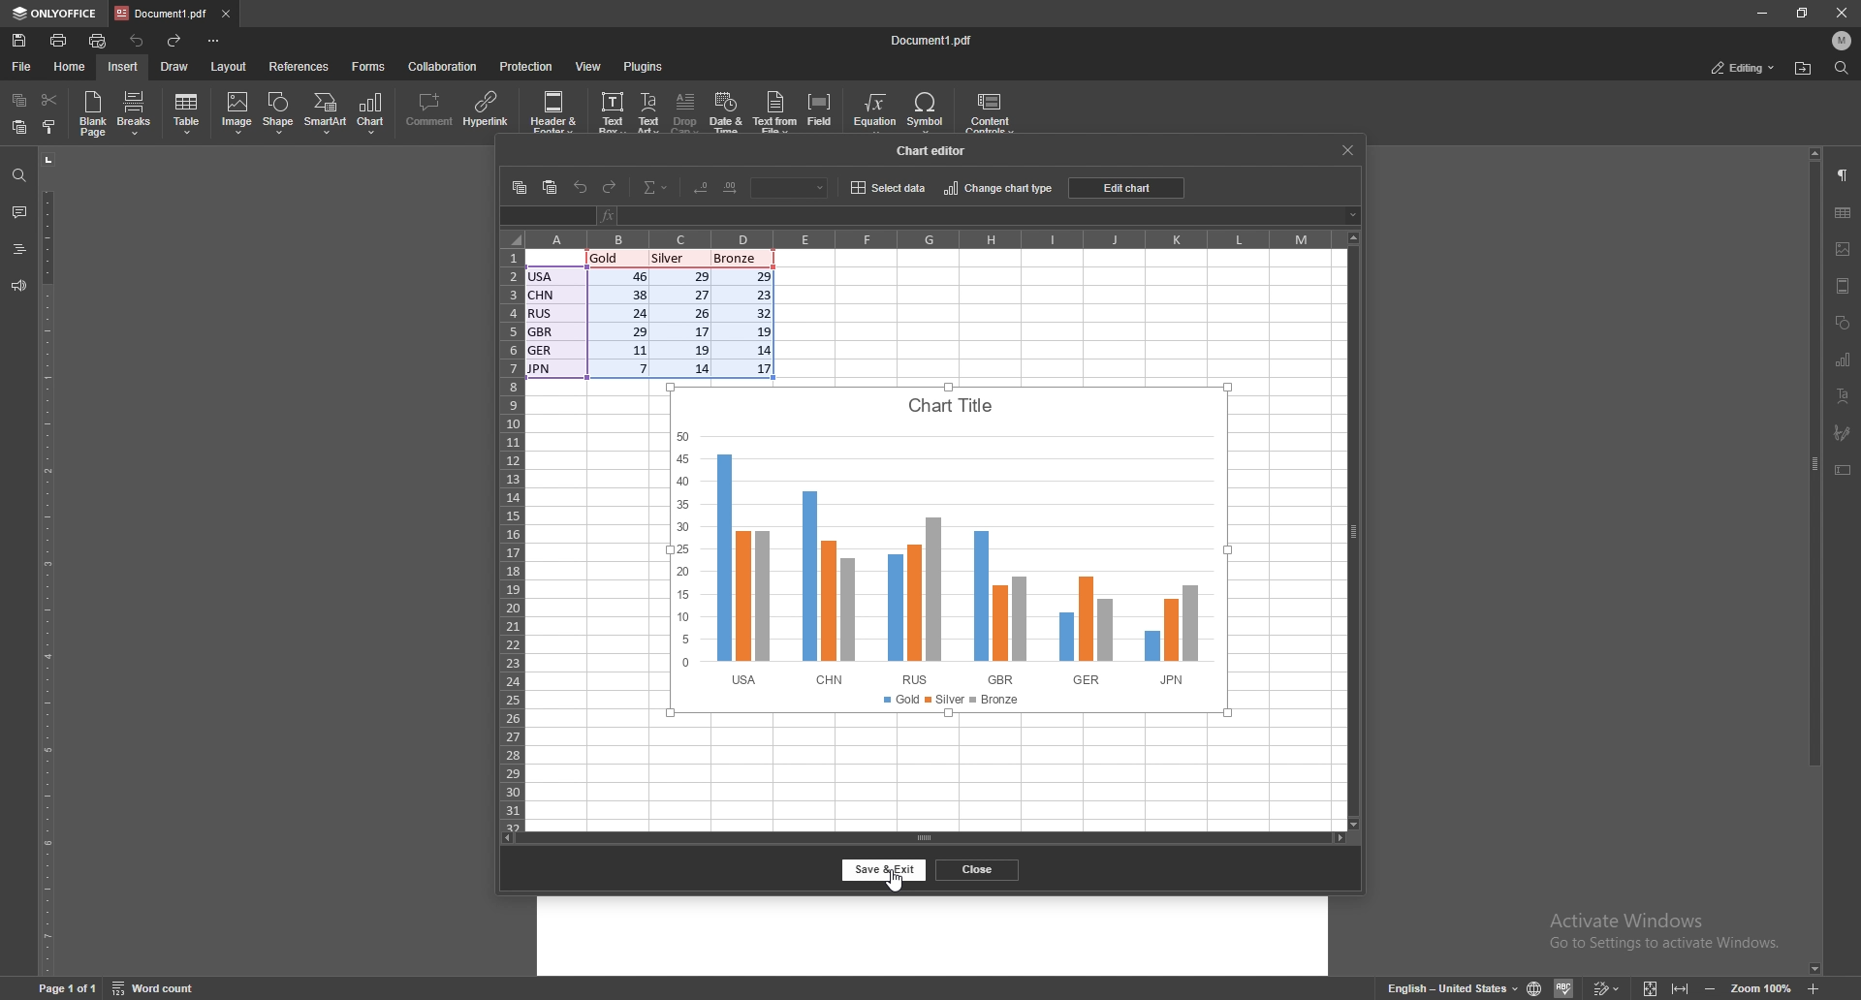 The height and width of the screenshot is (1000, 1861). Describe the element at coordinates (1845, 359) in the screenshot. I see `chart` at that location.